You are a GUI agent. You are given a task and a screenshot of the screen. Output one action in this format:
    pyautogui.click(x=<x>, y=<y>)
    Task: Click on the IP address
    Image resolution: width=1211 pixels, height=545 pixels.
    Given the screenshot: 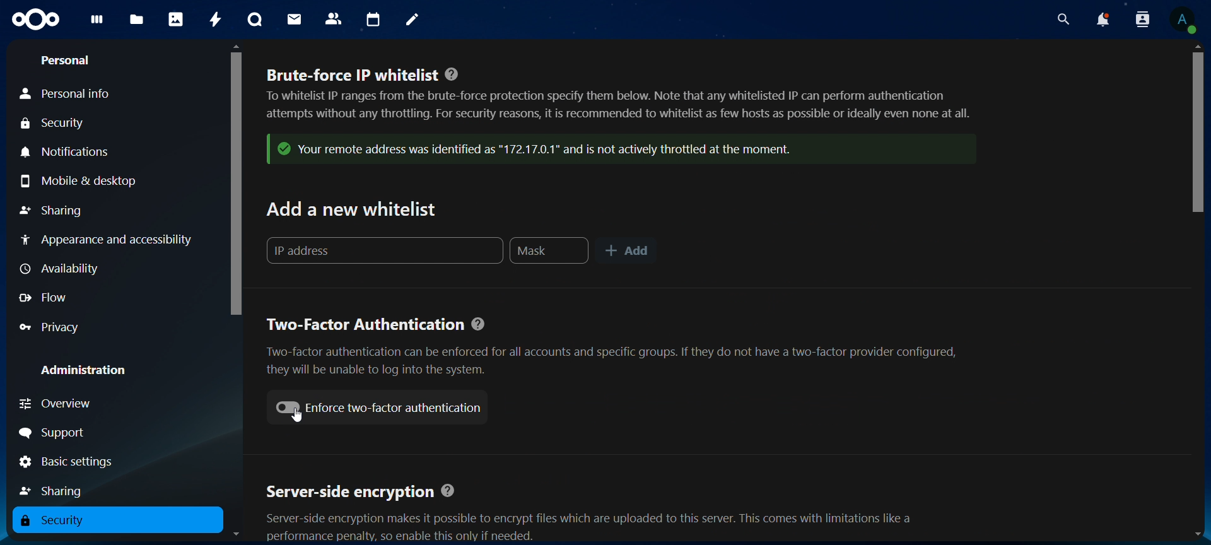 What is the action you would take?
    pyautogui.click(x=382, y=252)
    